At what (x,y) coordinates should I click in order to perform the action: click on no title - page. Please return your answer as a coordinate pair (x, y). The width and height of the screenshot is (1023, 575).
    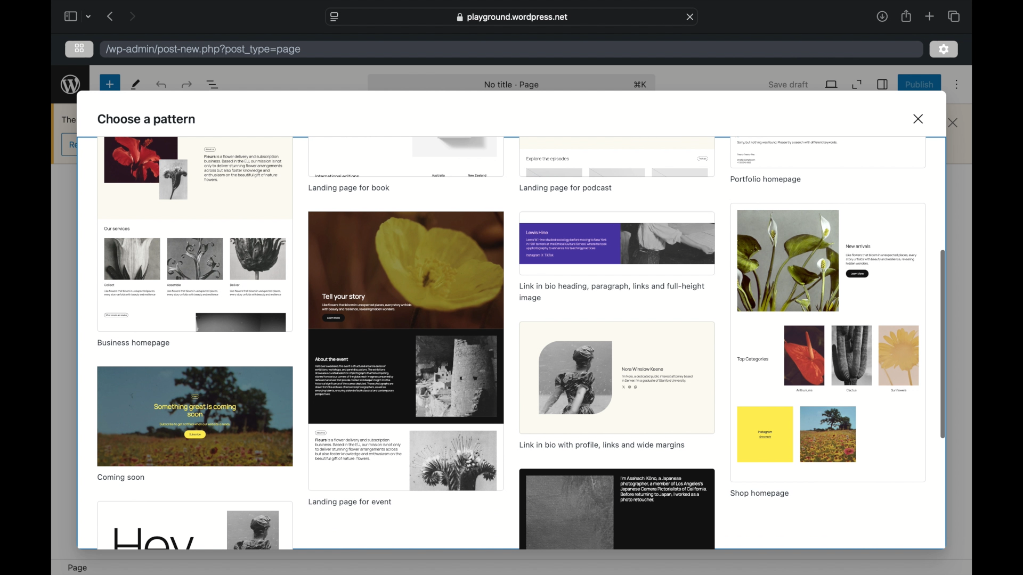
    Looking at the image, I should click on (512, 85).